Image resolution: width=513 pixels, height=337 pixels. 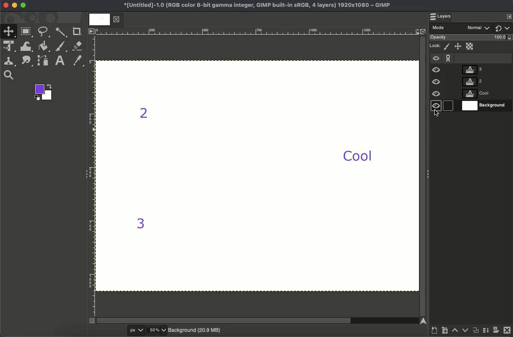 What do you see at coordinates (458, 47) in the screenshot?
I see `Position and size` at bounding box center [458, 47].